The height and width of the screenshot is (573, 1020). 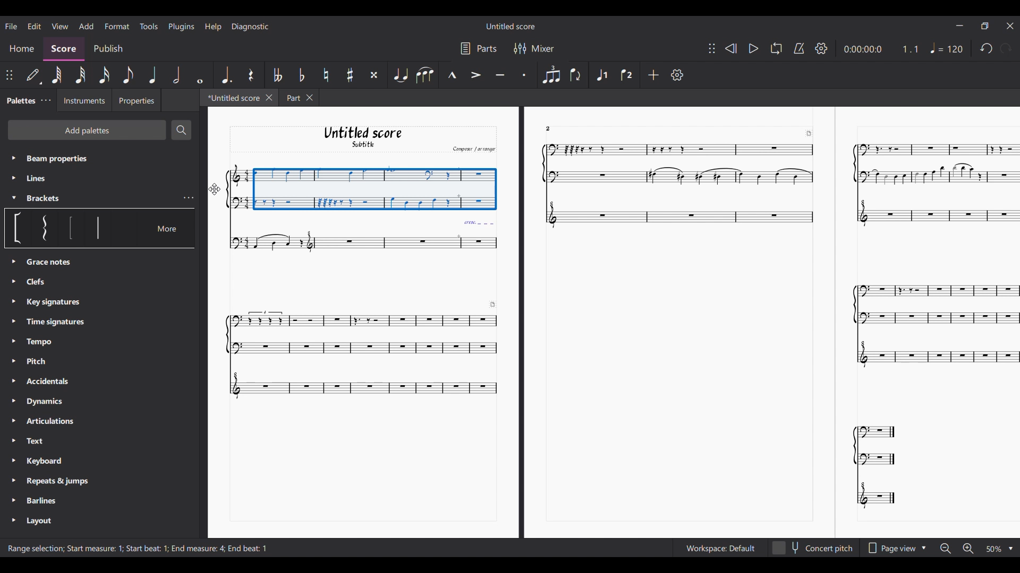 I want to click on , so click(x=682, y=151).